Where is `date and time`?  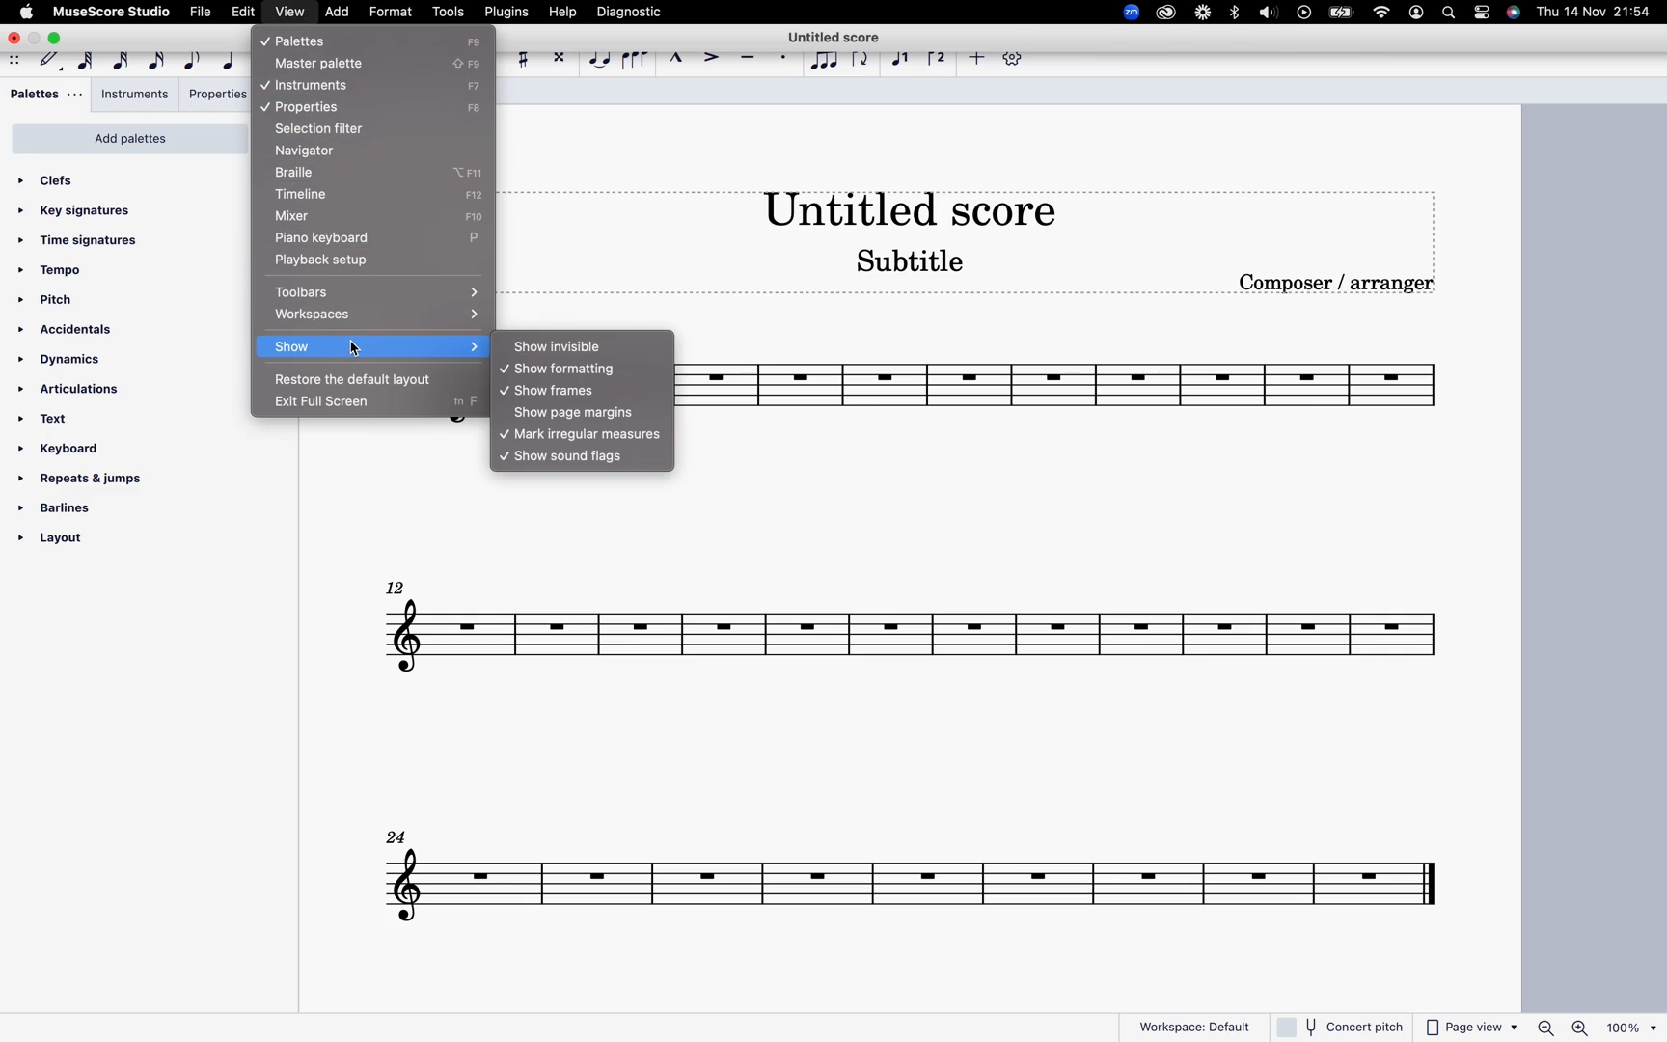 date and time is located at coordinates (1595, 14).